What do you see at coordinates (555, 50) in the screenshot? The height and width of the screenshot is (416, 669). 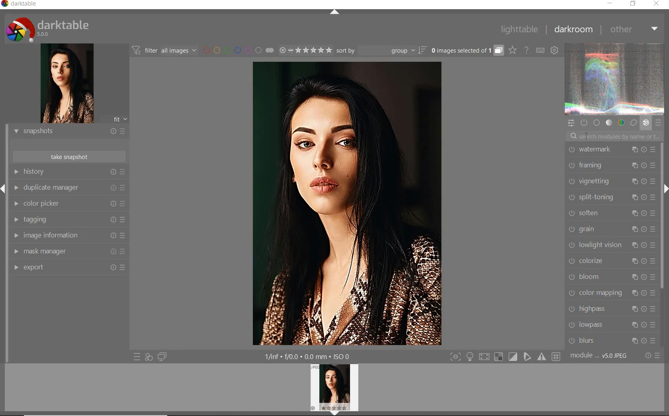 I see `show global preferences` at bounding box center [555, 50].